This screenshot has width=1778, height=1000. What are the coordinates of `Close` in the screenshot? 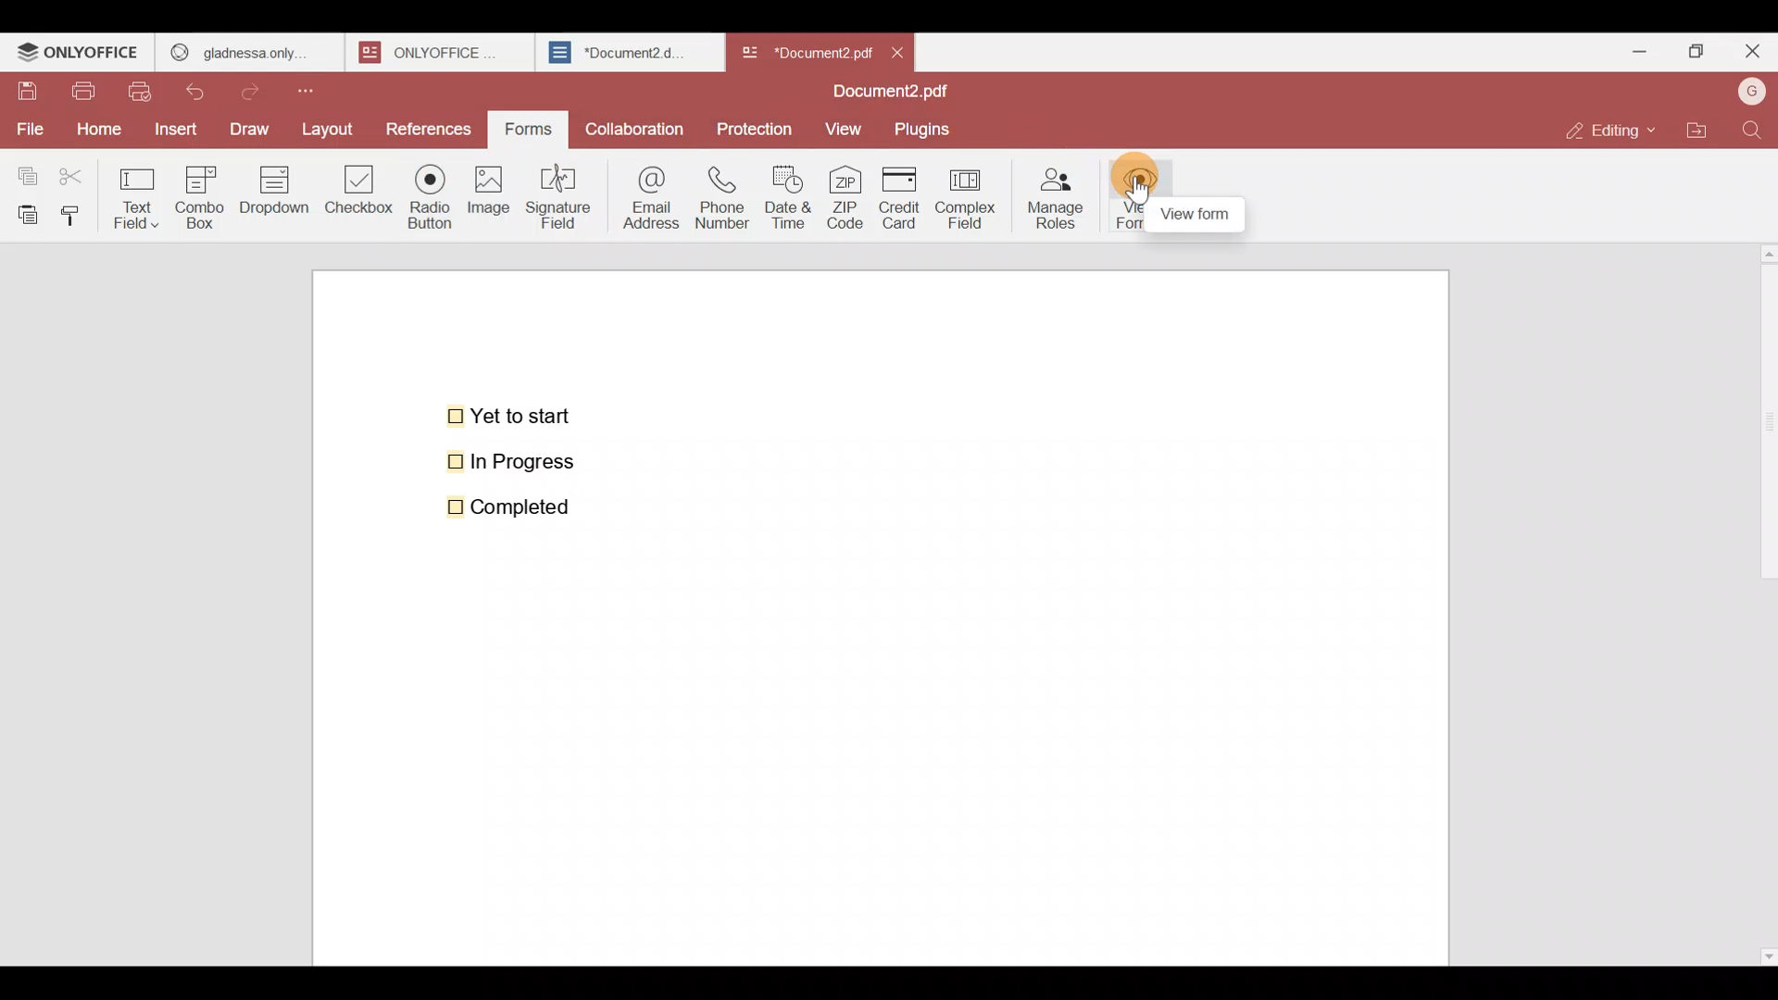 It's located at (906, 51).